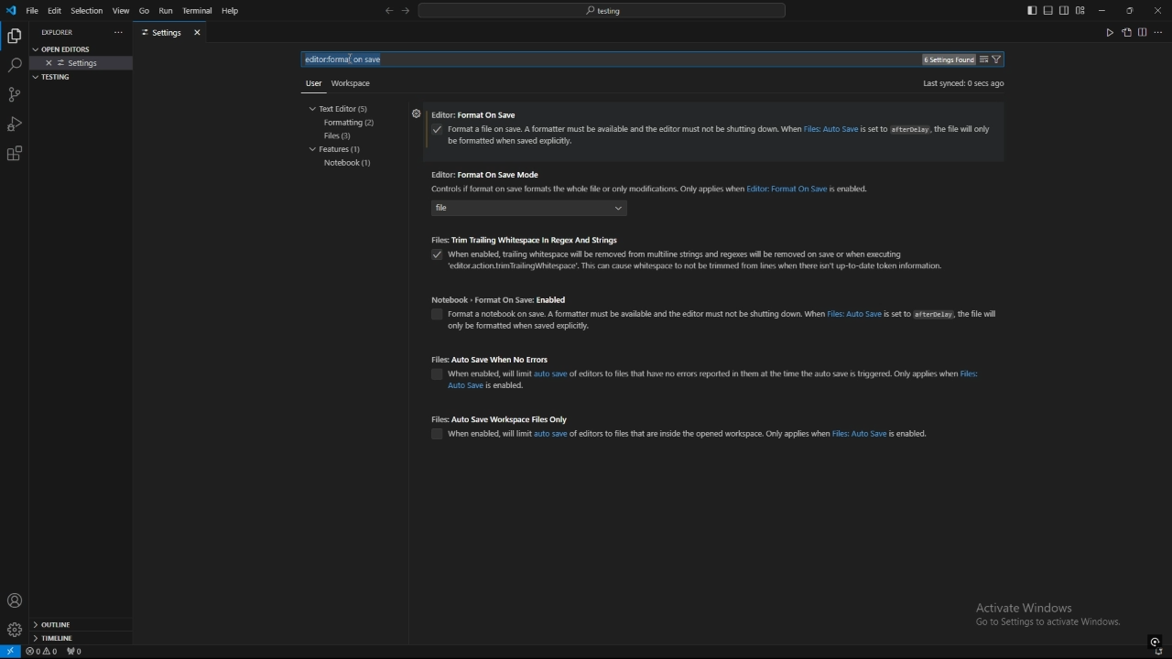 The height and width of the screenshot is (659, 1172). I want to click on Activate windows go to settings to activate windows, so click(1055, 616).